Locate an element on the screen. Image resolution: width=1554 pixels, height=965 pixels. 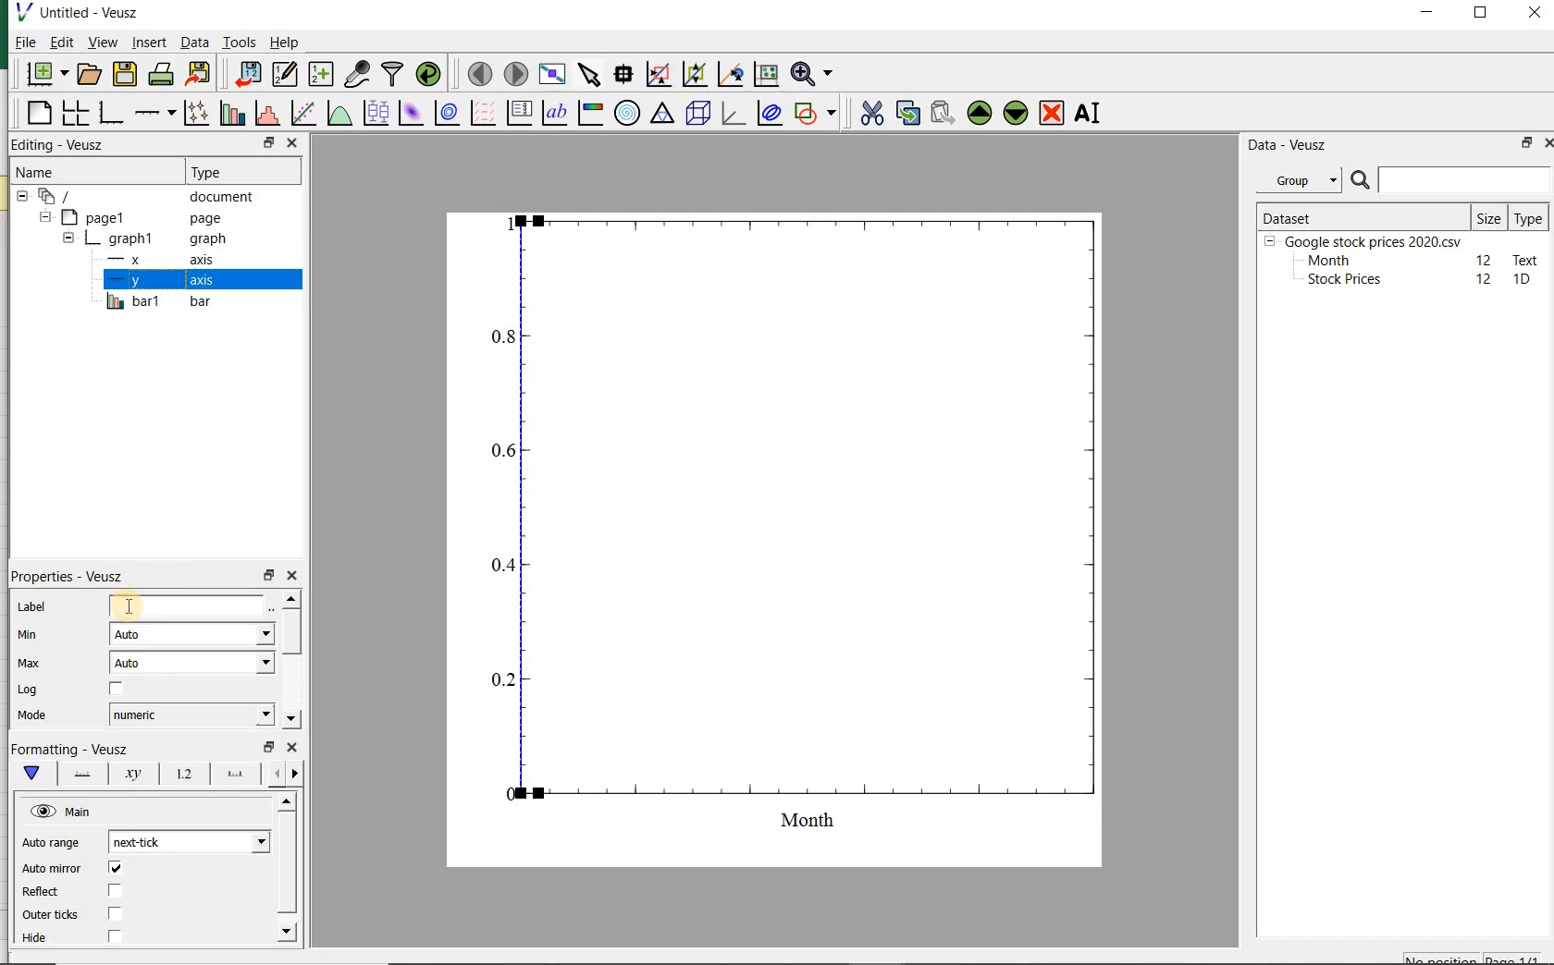
DATASET is located at coordinates (1362, 214).